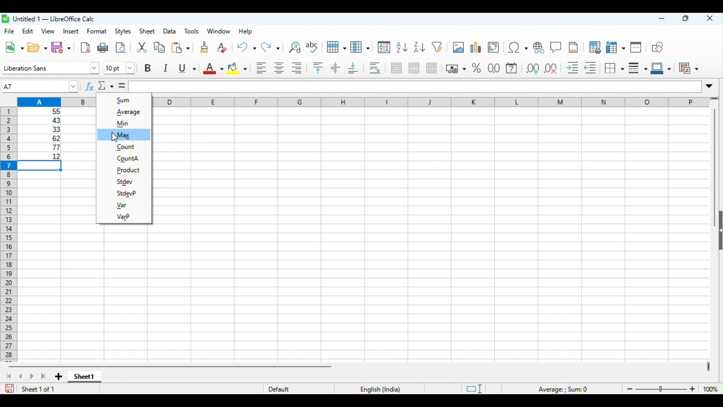 The height and width of the screenshot is (407, 723). I want to click on previous sheet, so click(22, 376).